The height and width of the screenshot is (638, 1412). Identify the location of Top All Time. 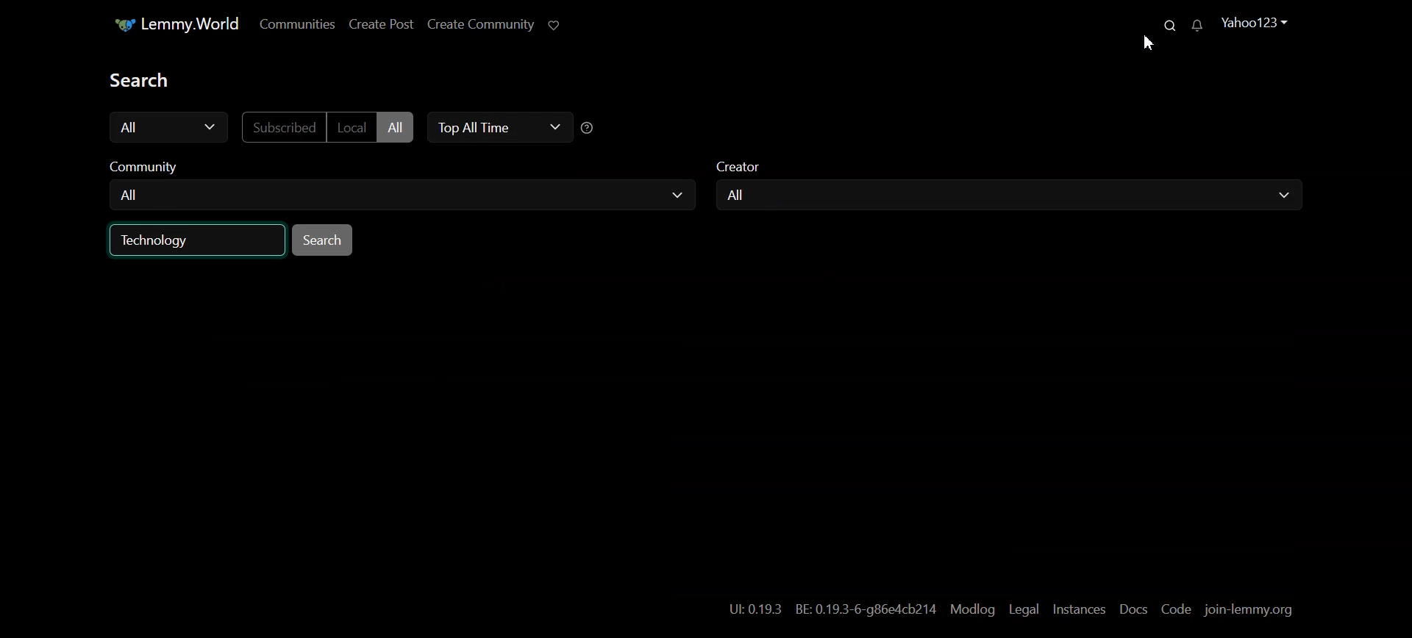
(499, 129).